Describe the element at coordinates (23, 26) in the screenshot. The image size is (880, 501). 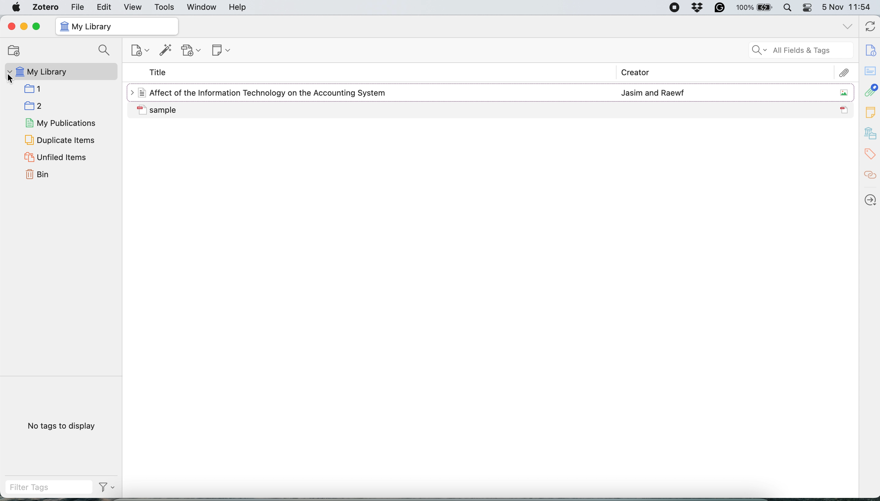
I see `minimise` at that location.